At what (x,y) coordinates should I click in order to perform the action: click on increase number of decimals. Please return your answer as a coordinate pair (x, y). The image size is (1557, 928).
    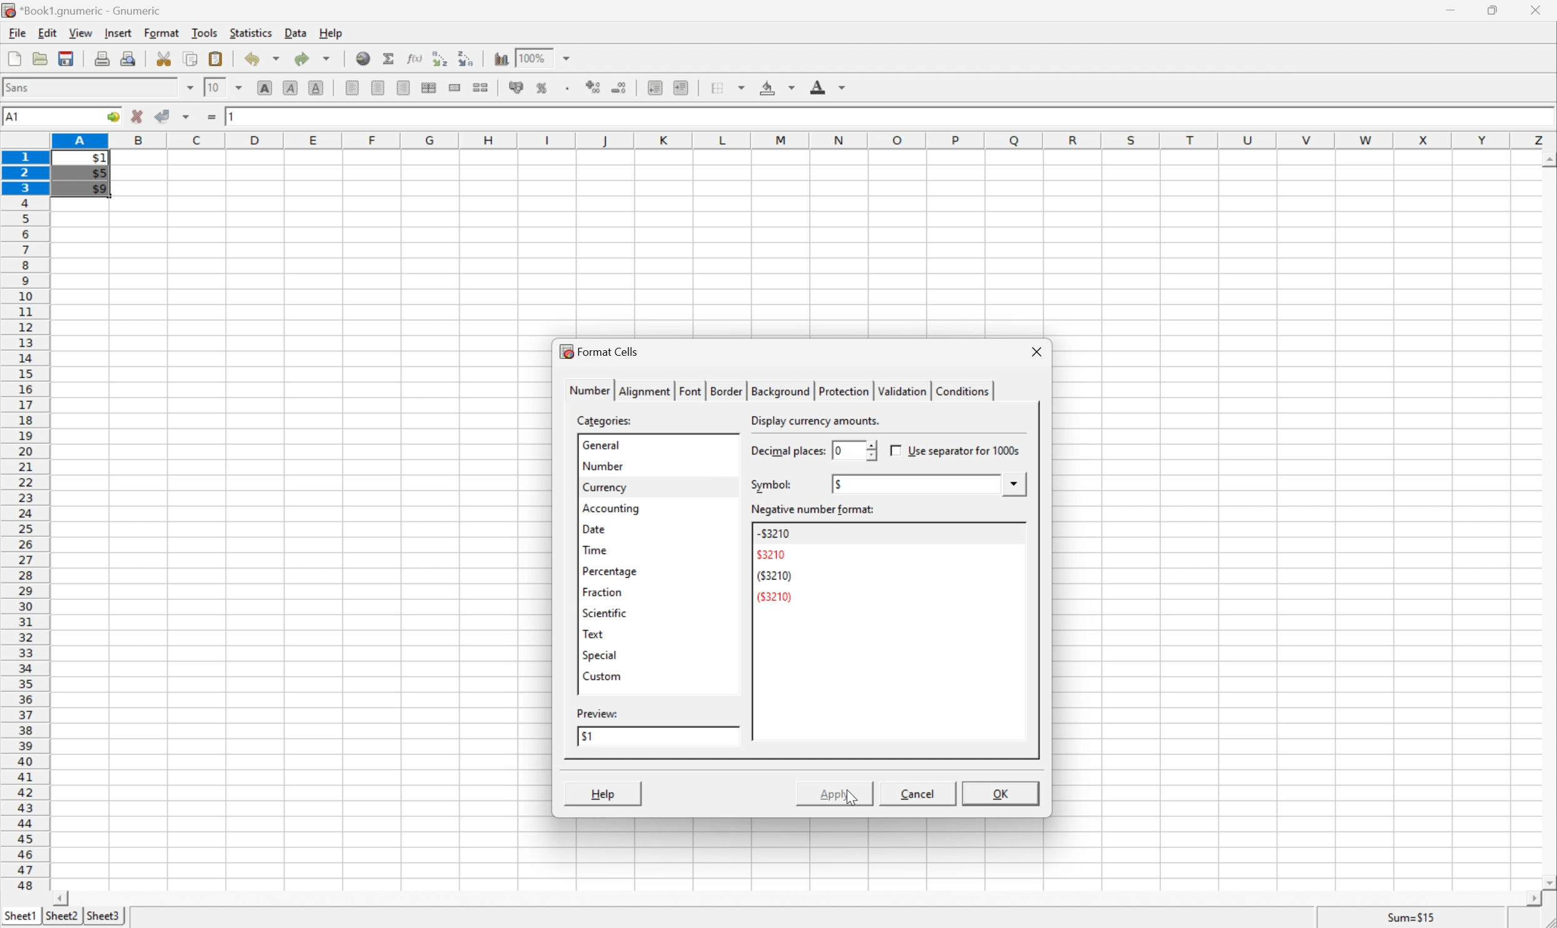
    Looking at the image, I should click on (594, 87).